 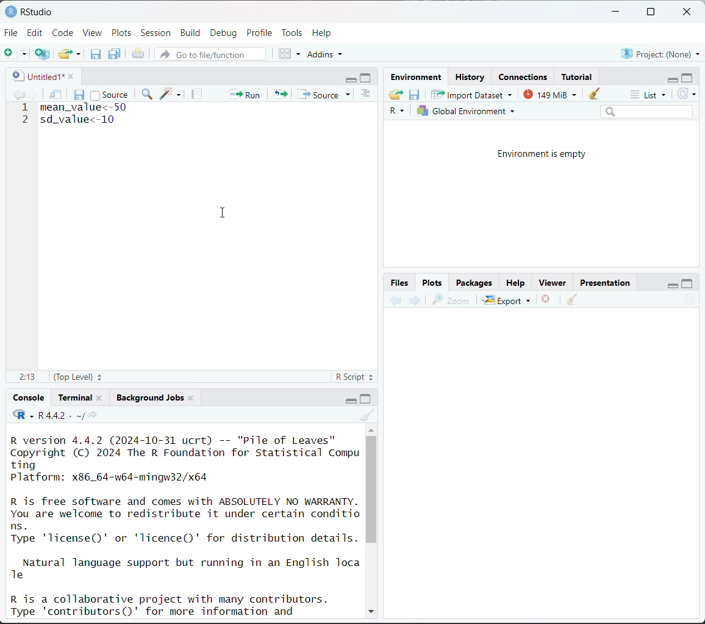 What do you see at coordinates (572, 300) in the screenshot?
I see `clear all plots` at bounding box center [572, 300].